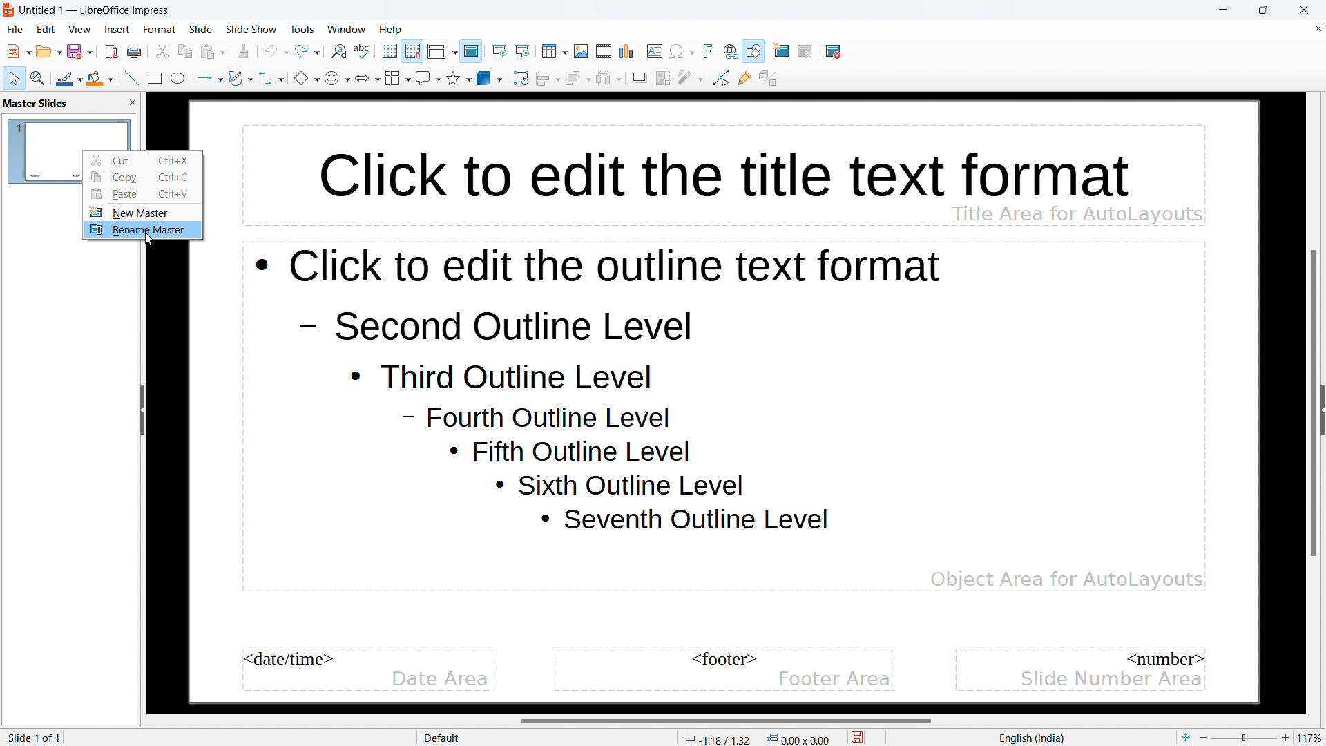 The width and height of the screenshot is (1326, 746). Describe the element at coordinates (9, 10) in the screenshot. I see `logo` at that location.